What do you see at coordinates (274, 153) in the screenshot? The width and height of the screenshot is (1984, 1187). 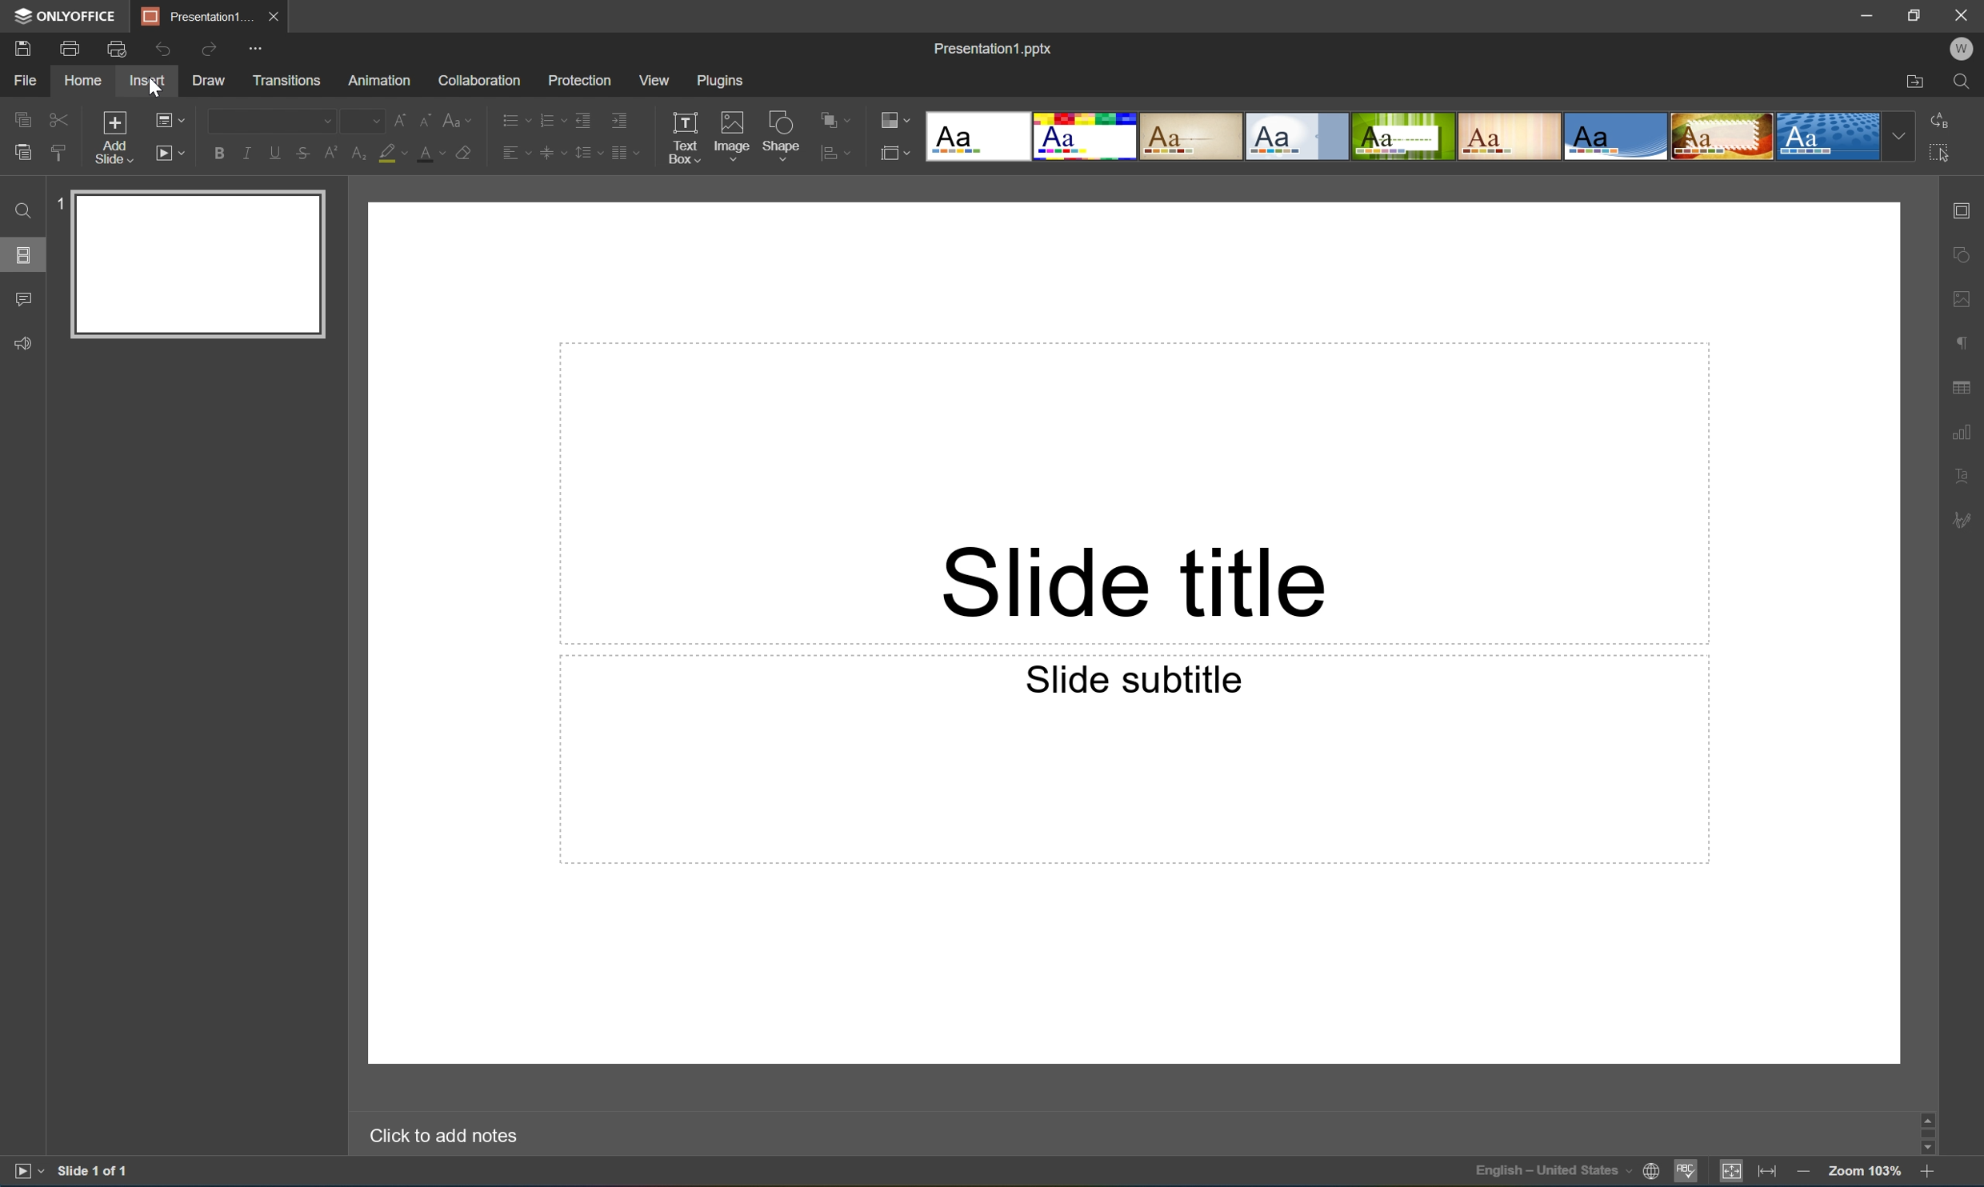 I see `Underline` at bounding box center [274, 153].